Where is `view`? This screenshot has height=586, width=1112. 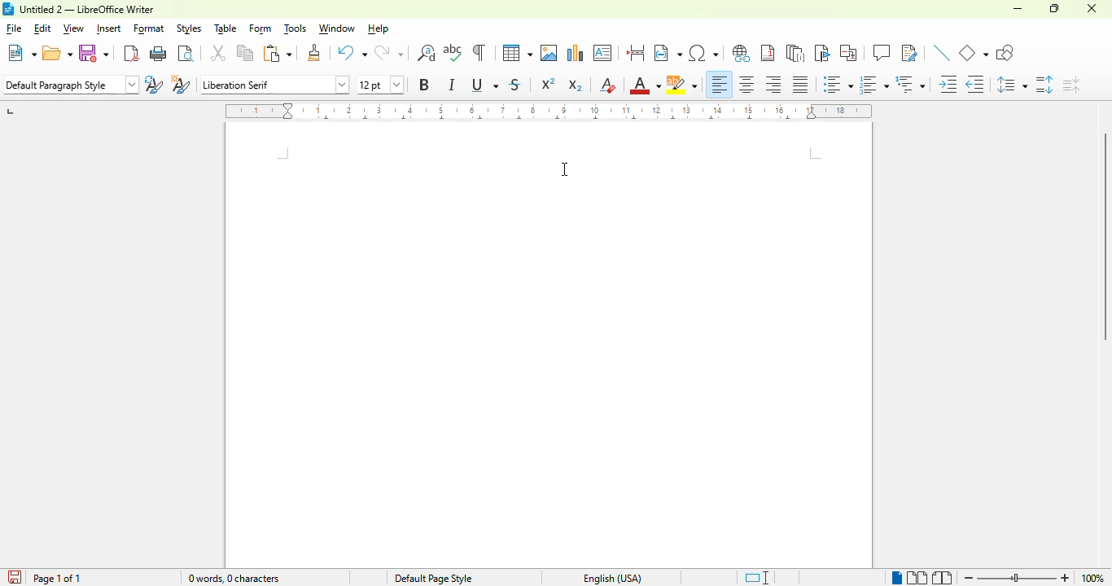 view is located at coordinates (73, 28).